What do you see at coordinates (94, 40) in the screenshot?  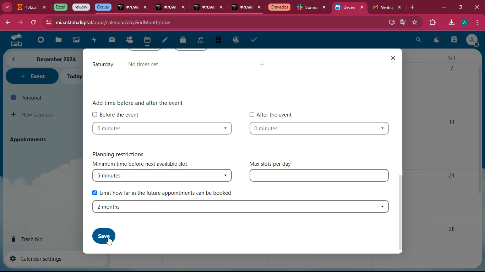 I see `charge` at bounding box center [94, 40].